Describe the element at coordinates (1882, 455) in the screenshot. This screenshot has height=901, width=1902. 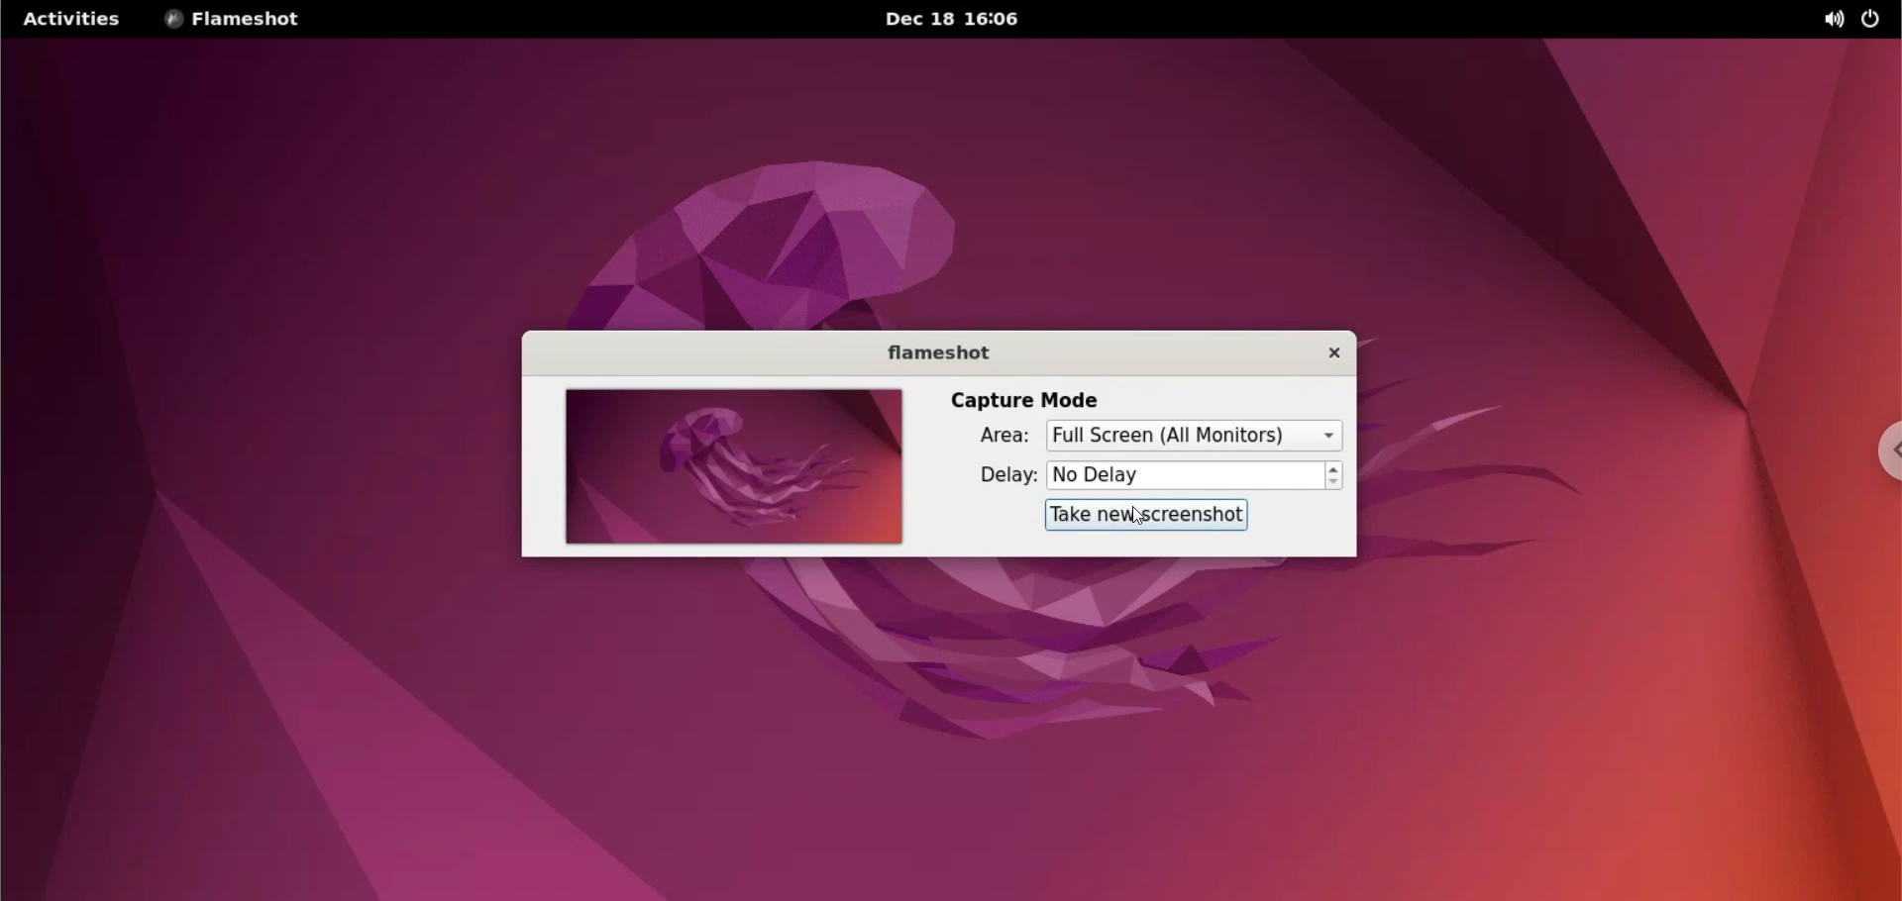
I see `chrome options` at that location.